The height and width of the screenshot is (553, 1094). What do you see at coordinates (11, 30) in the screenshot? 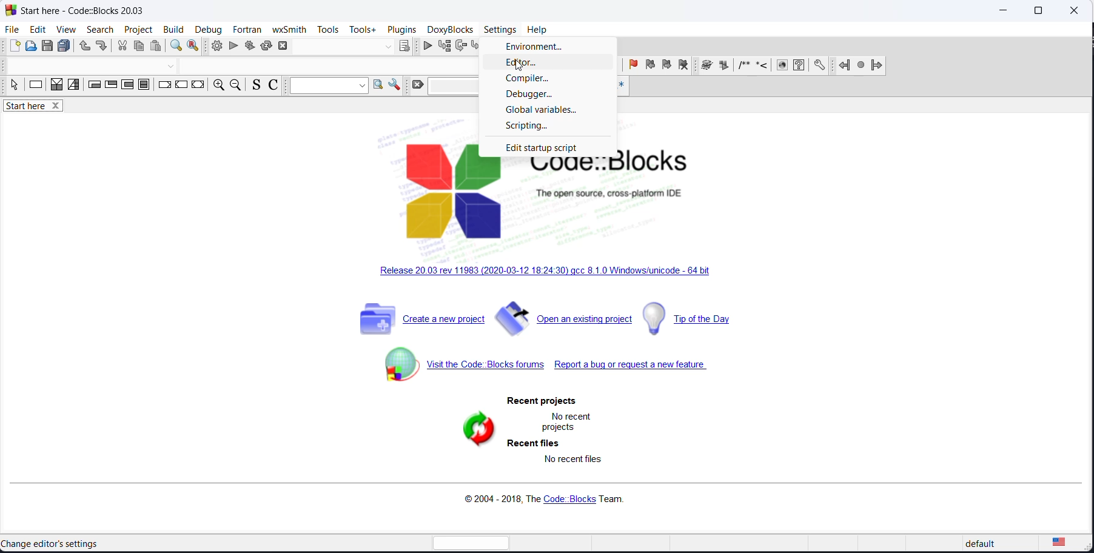
I see `file` at bounding box center [11, 30].